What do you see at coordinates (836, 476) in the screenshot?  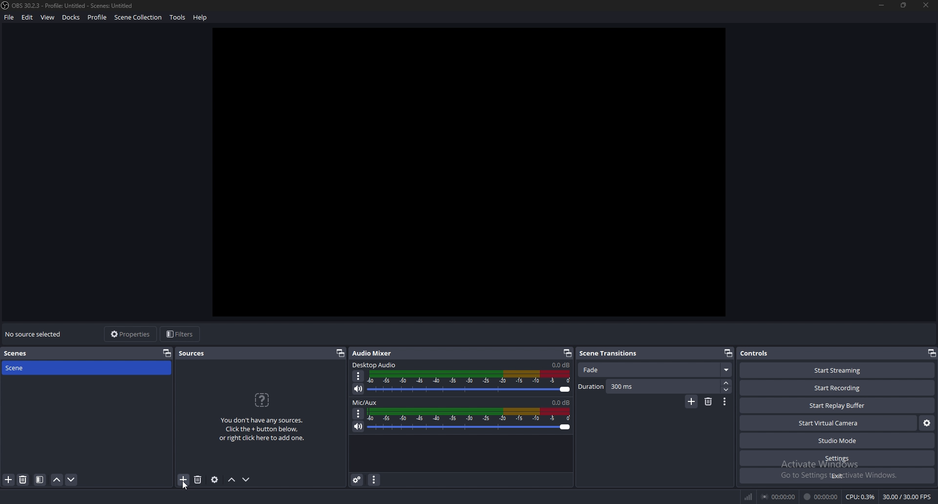 I see `exit` at bounding box center [836, 476].